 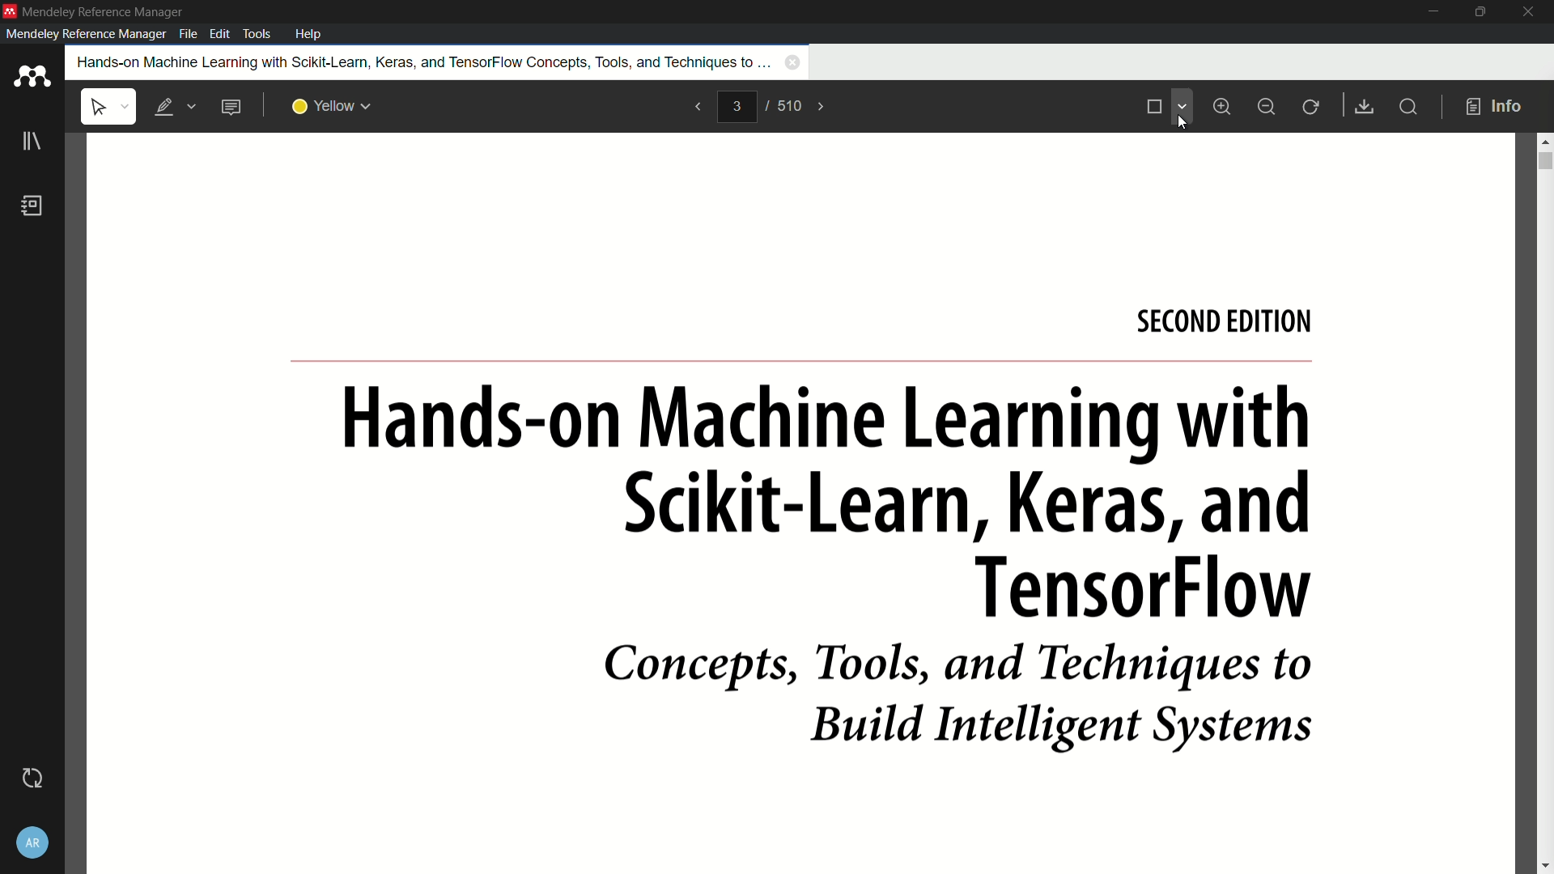 What do you see at coordinates (1182, 119) in the screenshot?
I see `cursor` at bounding box center [1182, 119].